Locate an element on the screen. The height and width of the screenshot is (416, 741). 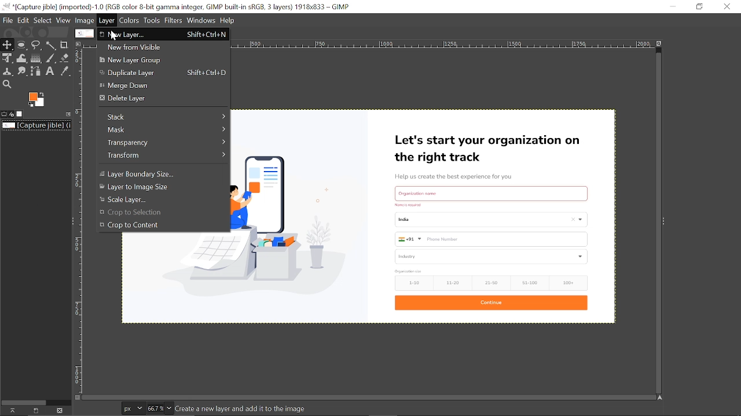
Navigate the image display is located at coordinates (661, 398).